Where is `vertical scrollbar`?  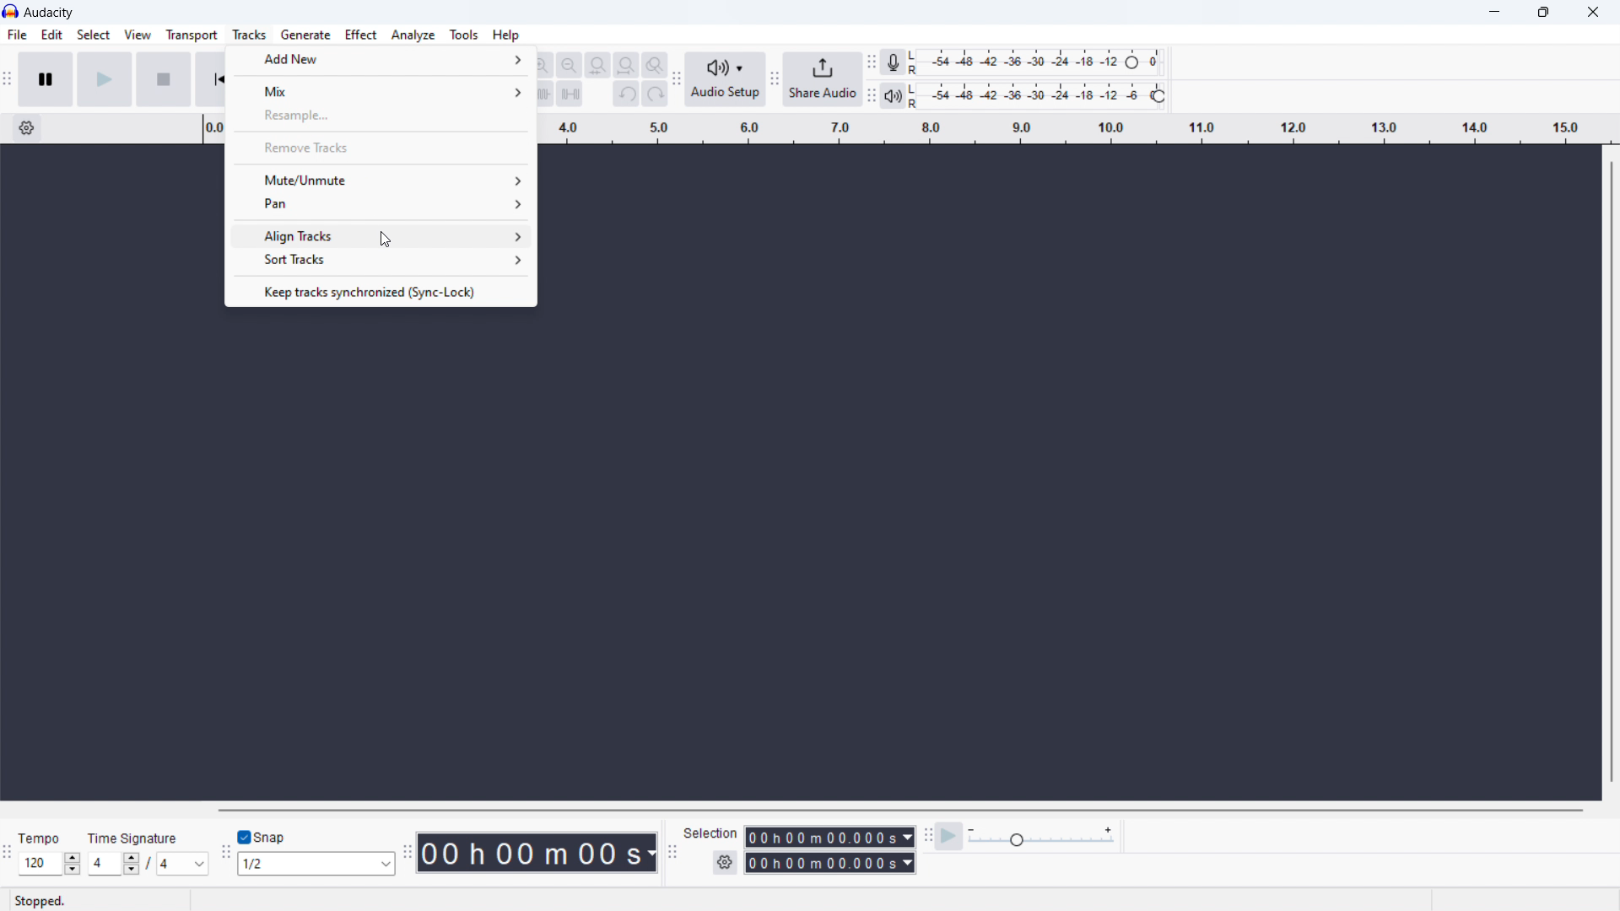 vertical scrollbar is located at coordinates (1612, 472).